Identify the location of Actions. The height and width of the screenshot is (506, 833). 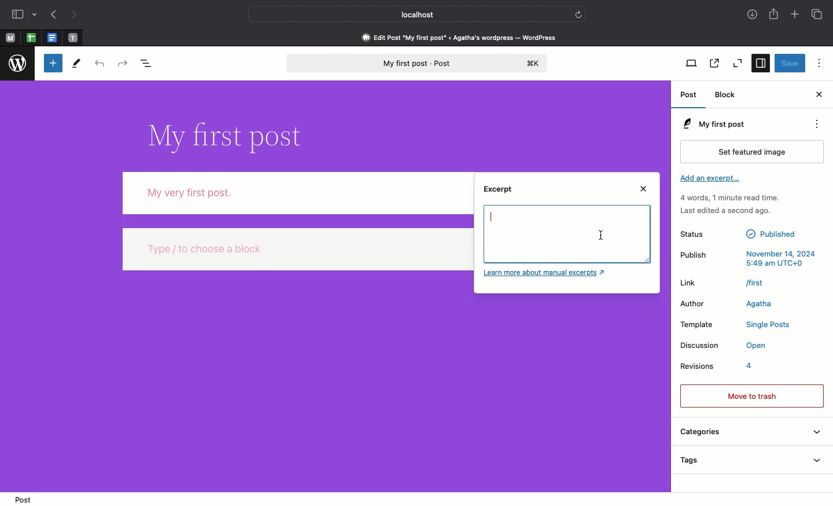
(821, 124).